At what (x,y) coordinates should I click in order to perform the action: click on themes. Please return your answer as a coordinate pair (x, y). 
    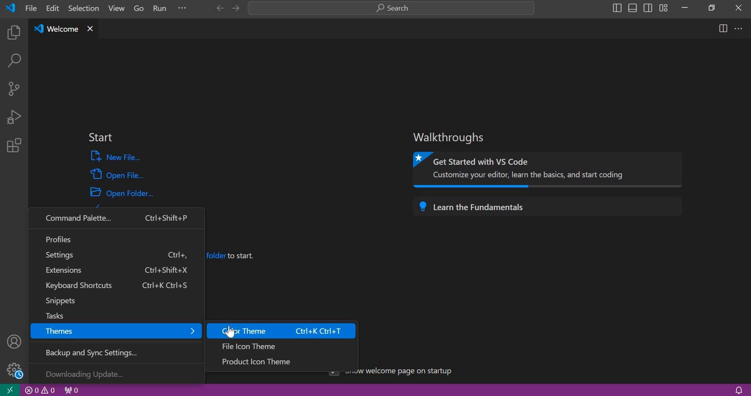
    Looking at the image, I should click on (117, 331).